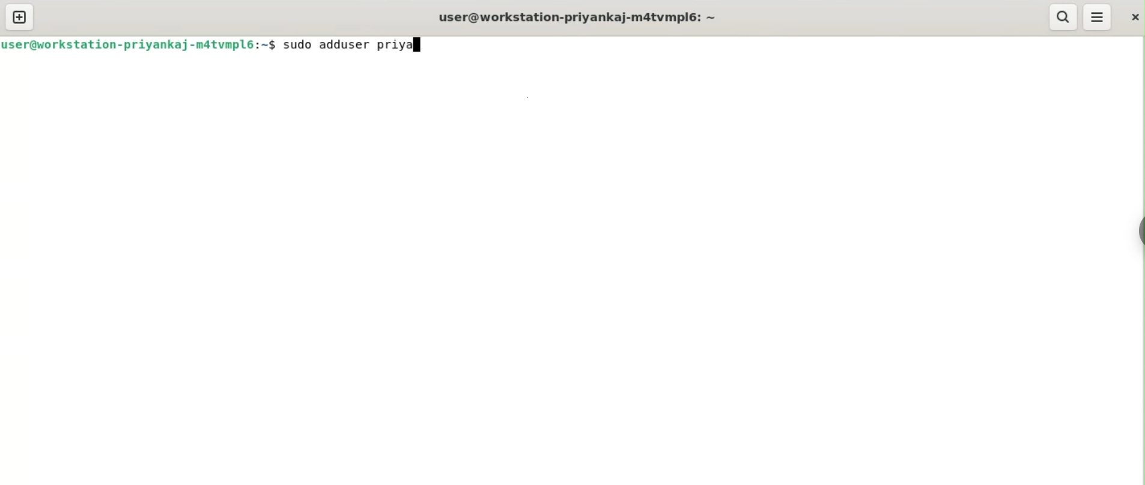  Describe the element at coordinates (1139, 232) in the screenshot. I see `sidebar` at that location.